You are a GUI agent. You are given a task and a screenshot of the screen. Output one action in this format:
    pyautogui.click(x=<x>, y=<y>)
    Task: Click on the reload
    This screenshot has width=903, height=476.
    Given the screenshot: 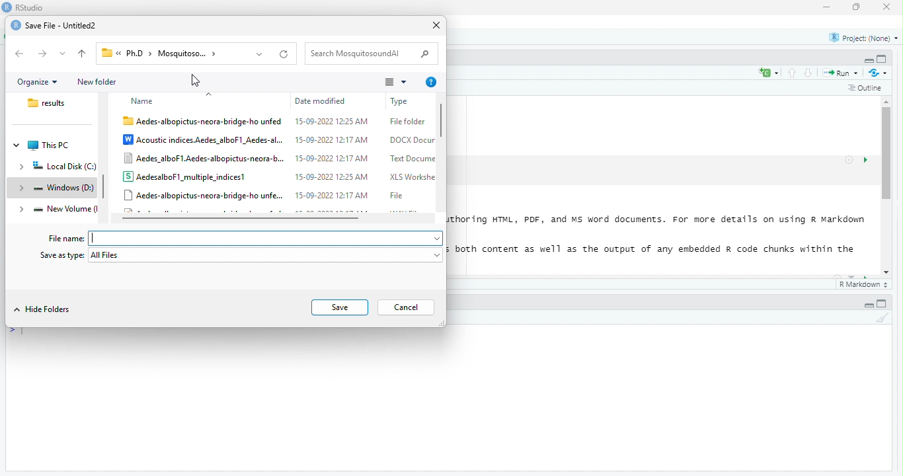 What is the action you would take?
    pyautogui.click(x=285, y=54)
    